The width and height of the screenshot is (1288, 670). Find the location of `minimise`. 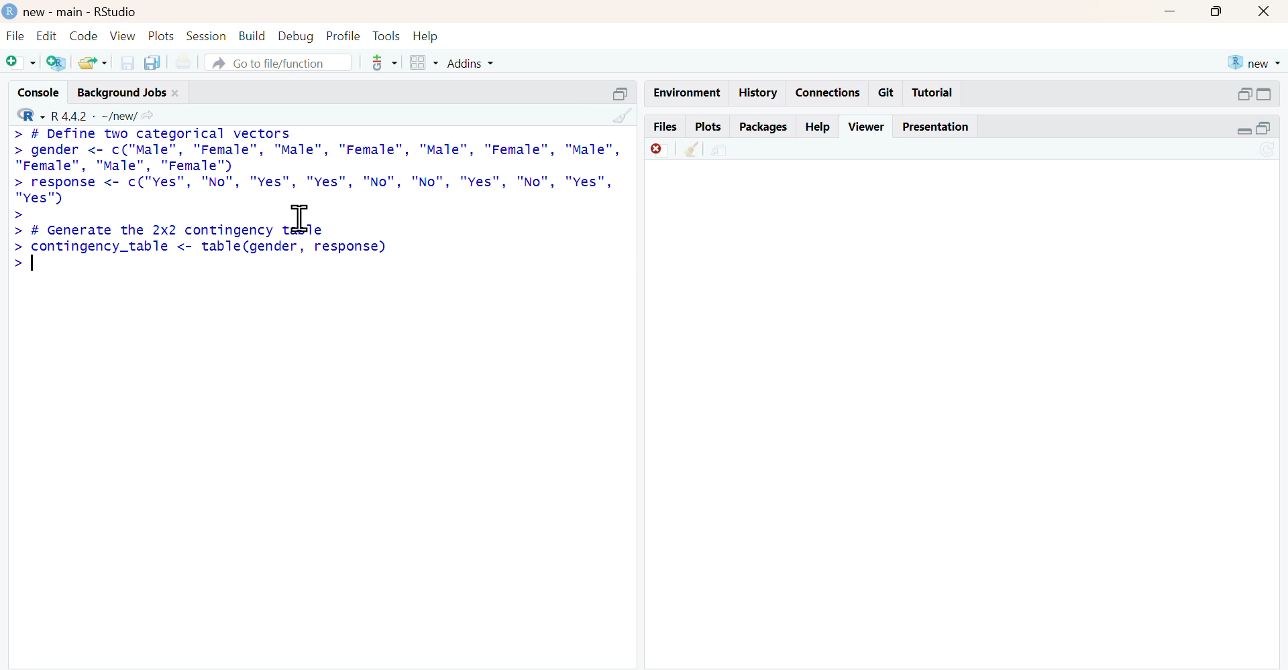

minimise is located at coordinates (1169, 11).